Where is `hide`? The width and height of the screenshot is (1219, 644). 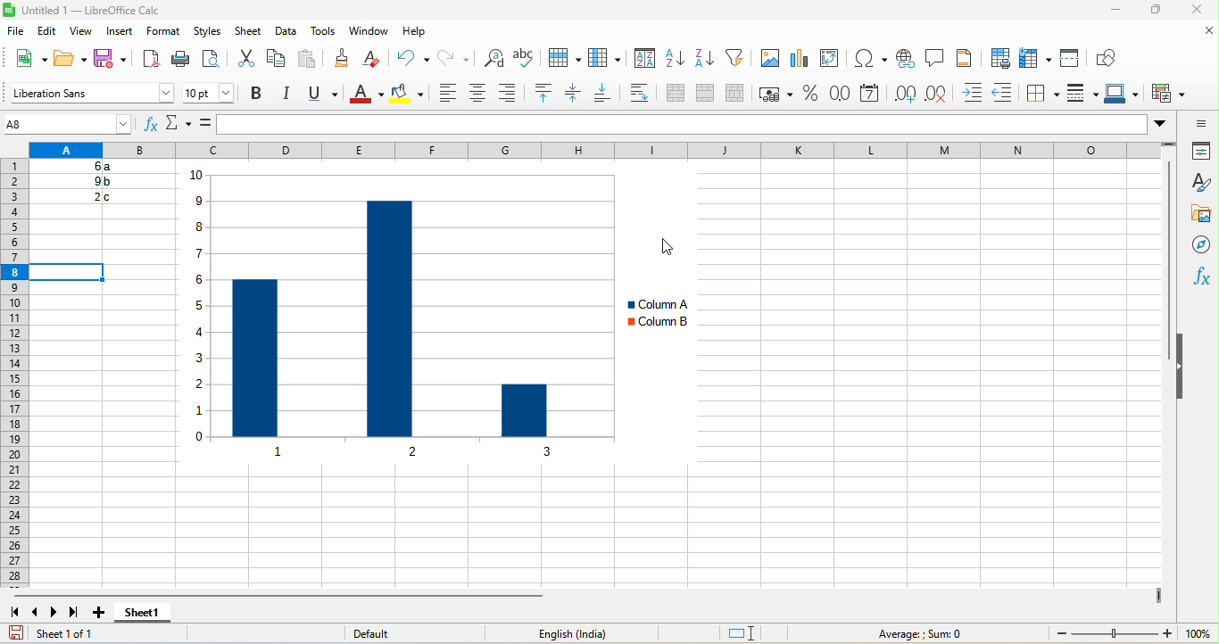 hide is located at coordinates (1182, 364).